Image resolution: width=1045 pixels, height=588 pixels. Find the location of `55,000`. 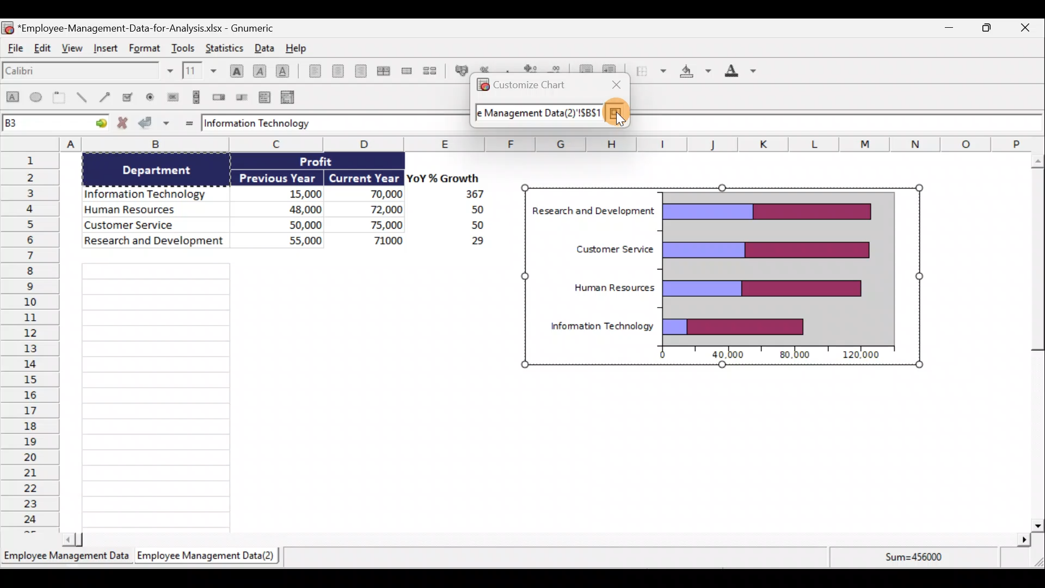

55,000 is located at coordinates (291, 240).